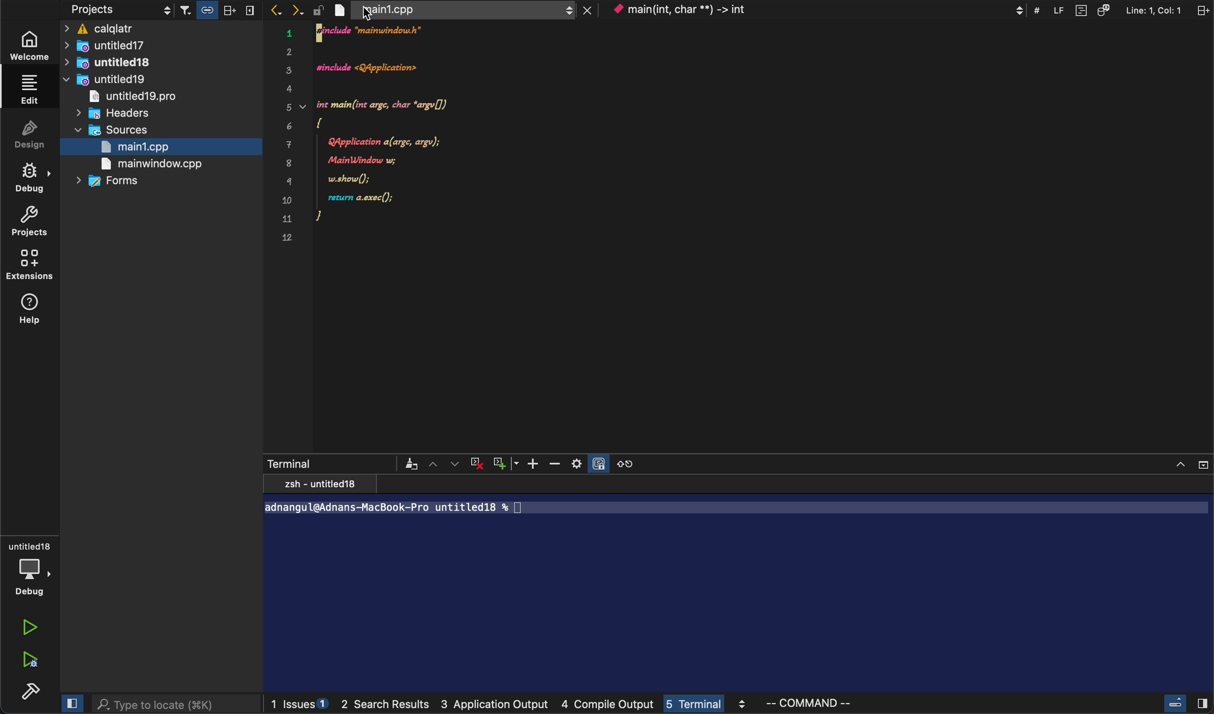  What do you see at coordinates (35, 180) in the screenshot?
I see `debug` at bounding box center [35, 180].